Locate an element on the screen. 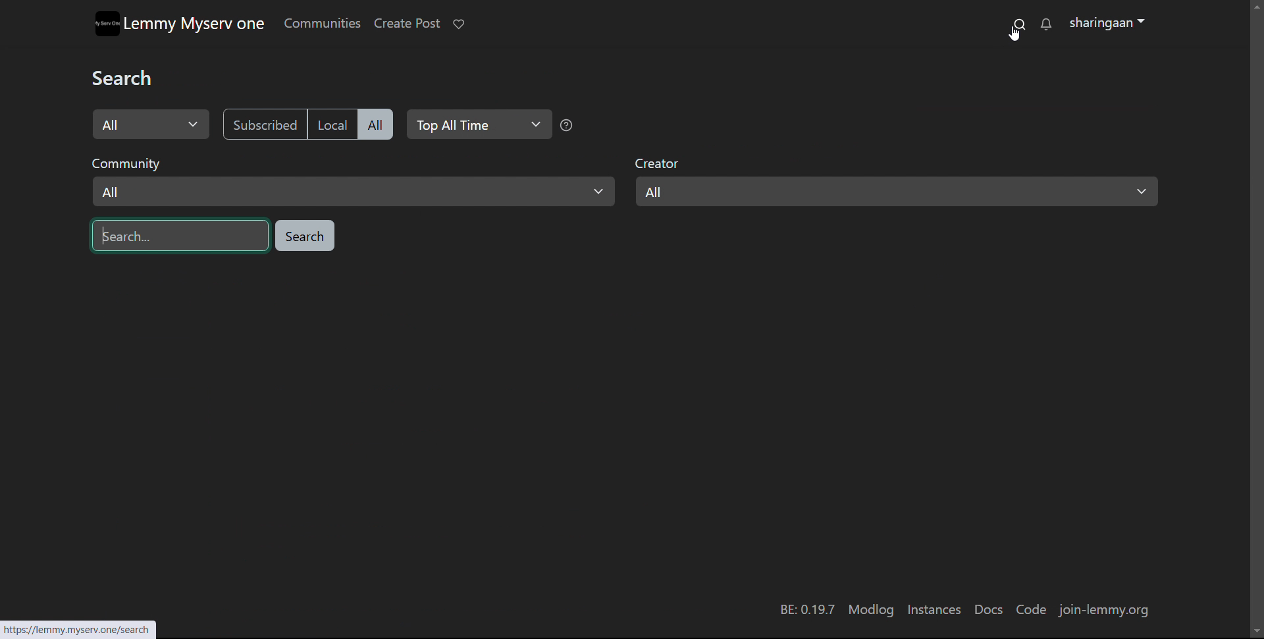 The width and height of the screenshot is (1264, 639). donate to lemmy is located at coordinates (458, 24).